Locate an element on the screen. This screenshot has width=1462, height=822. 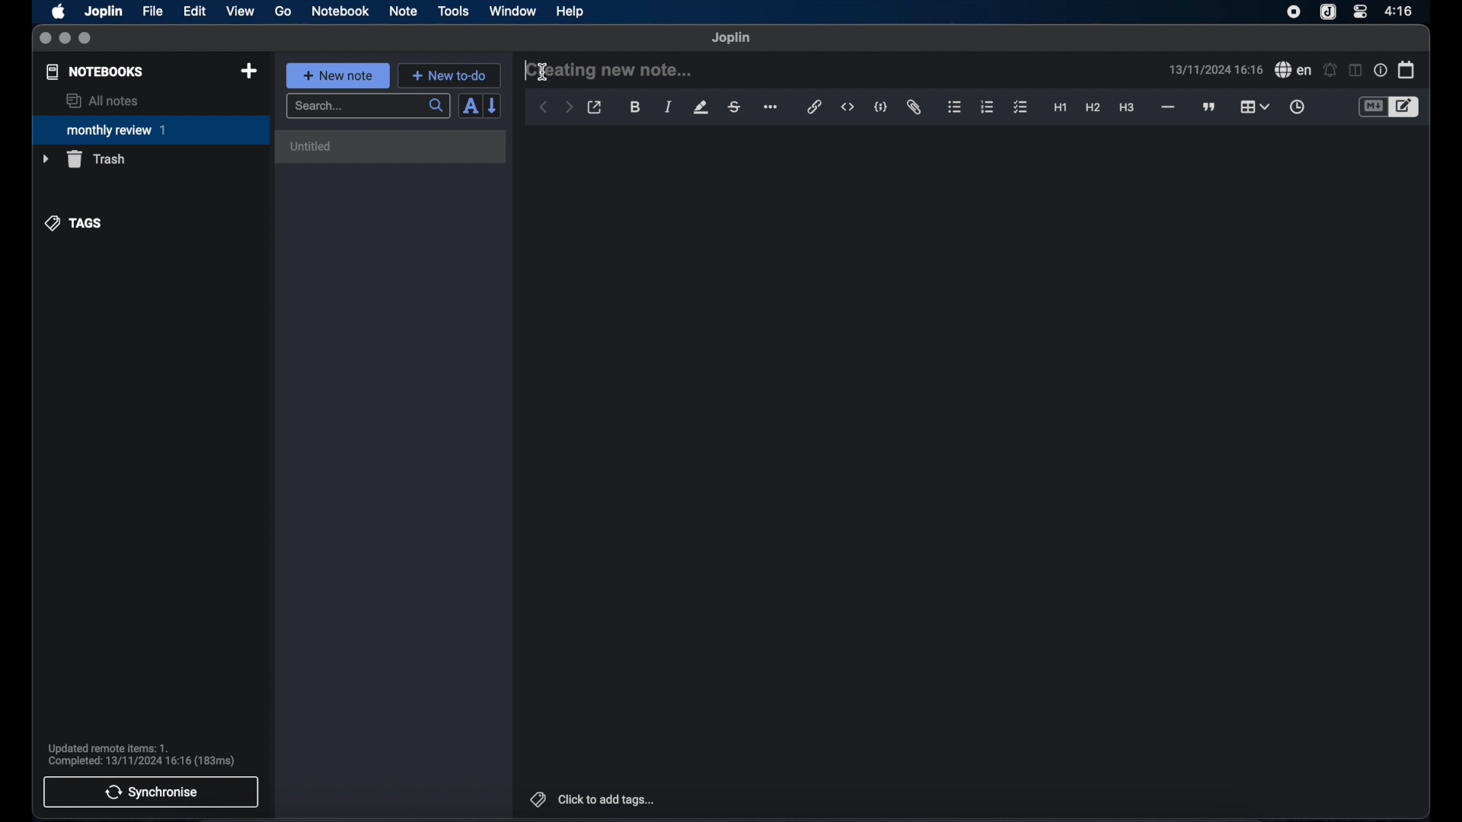
toggle editor layout is located at coordinates (1356, 70).